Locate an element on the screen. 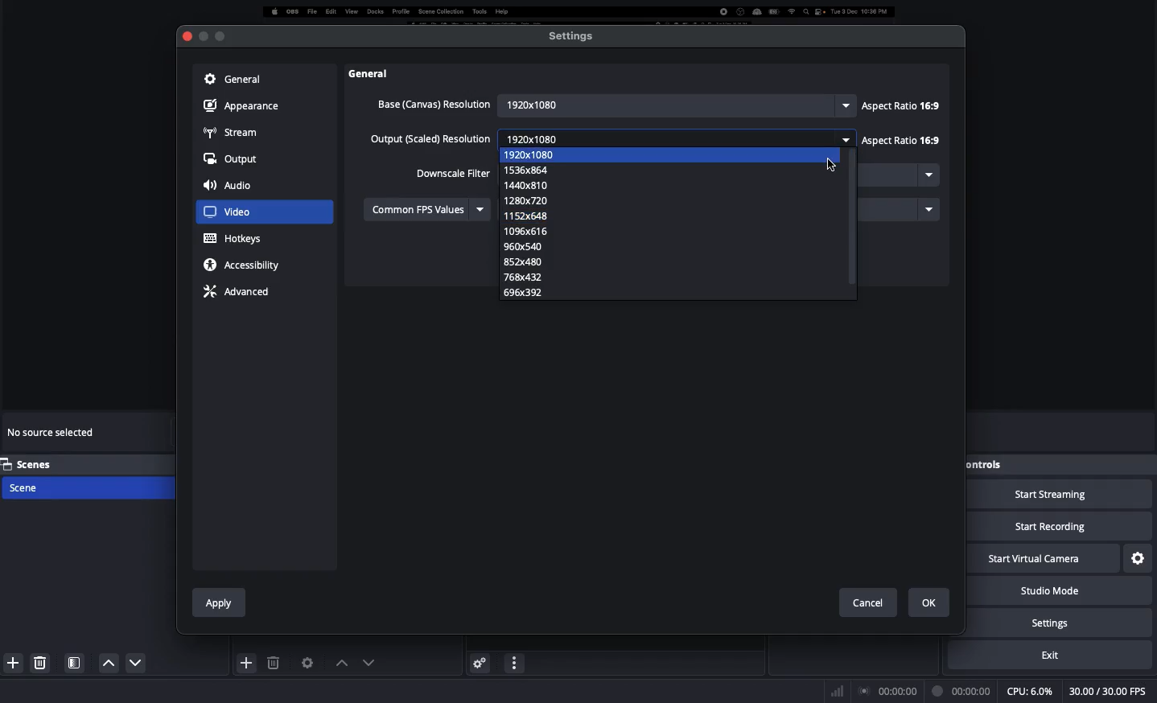 This screenshot has width=1157, height=703. Scroll is located at coordinates (950, 318).